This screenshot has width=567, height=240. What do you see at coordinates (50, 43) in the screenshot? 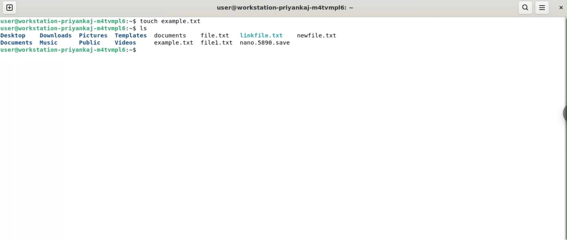
I see `music` at bounding box center [50, 43].